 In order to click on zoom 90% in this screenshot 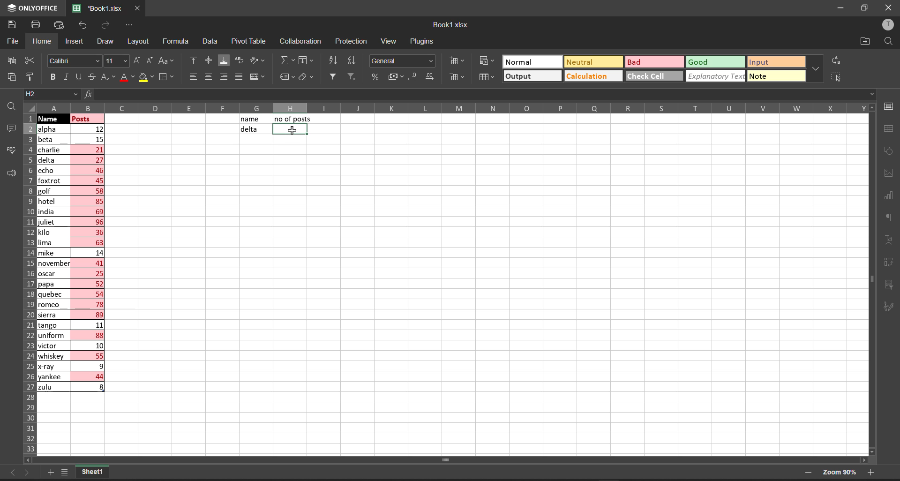, I will do `click(839, 472)`.